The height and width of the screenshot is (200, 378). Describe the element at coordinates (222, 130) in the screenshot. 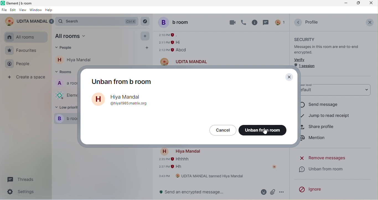

I see `cancel` at that location.